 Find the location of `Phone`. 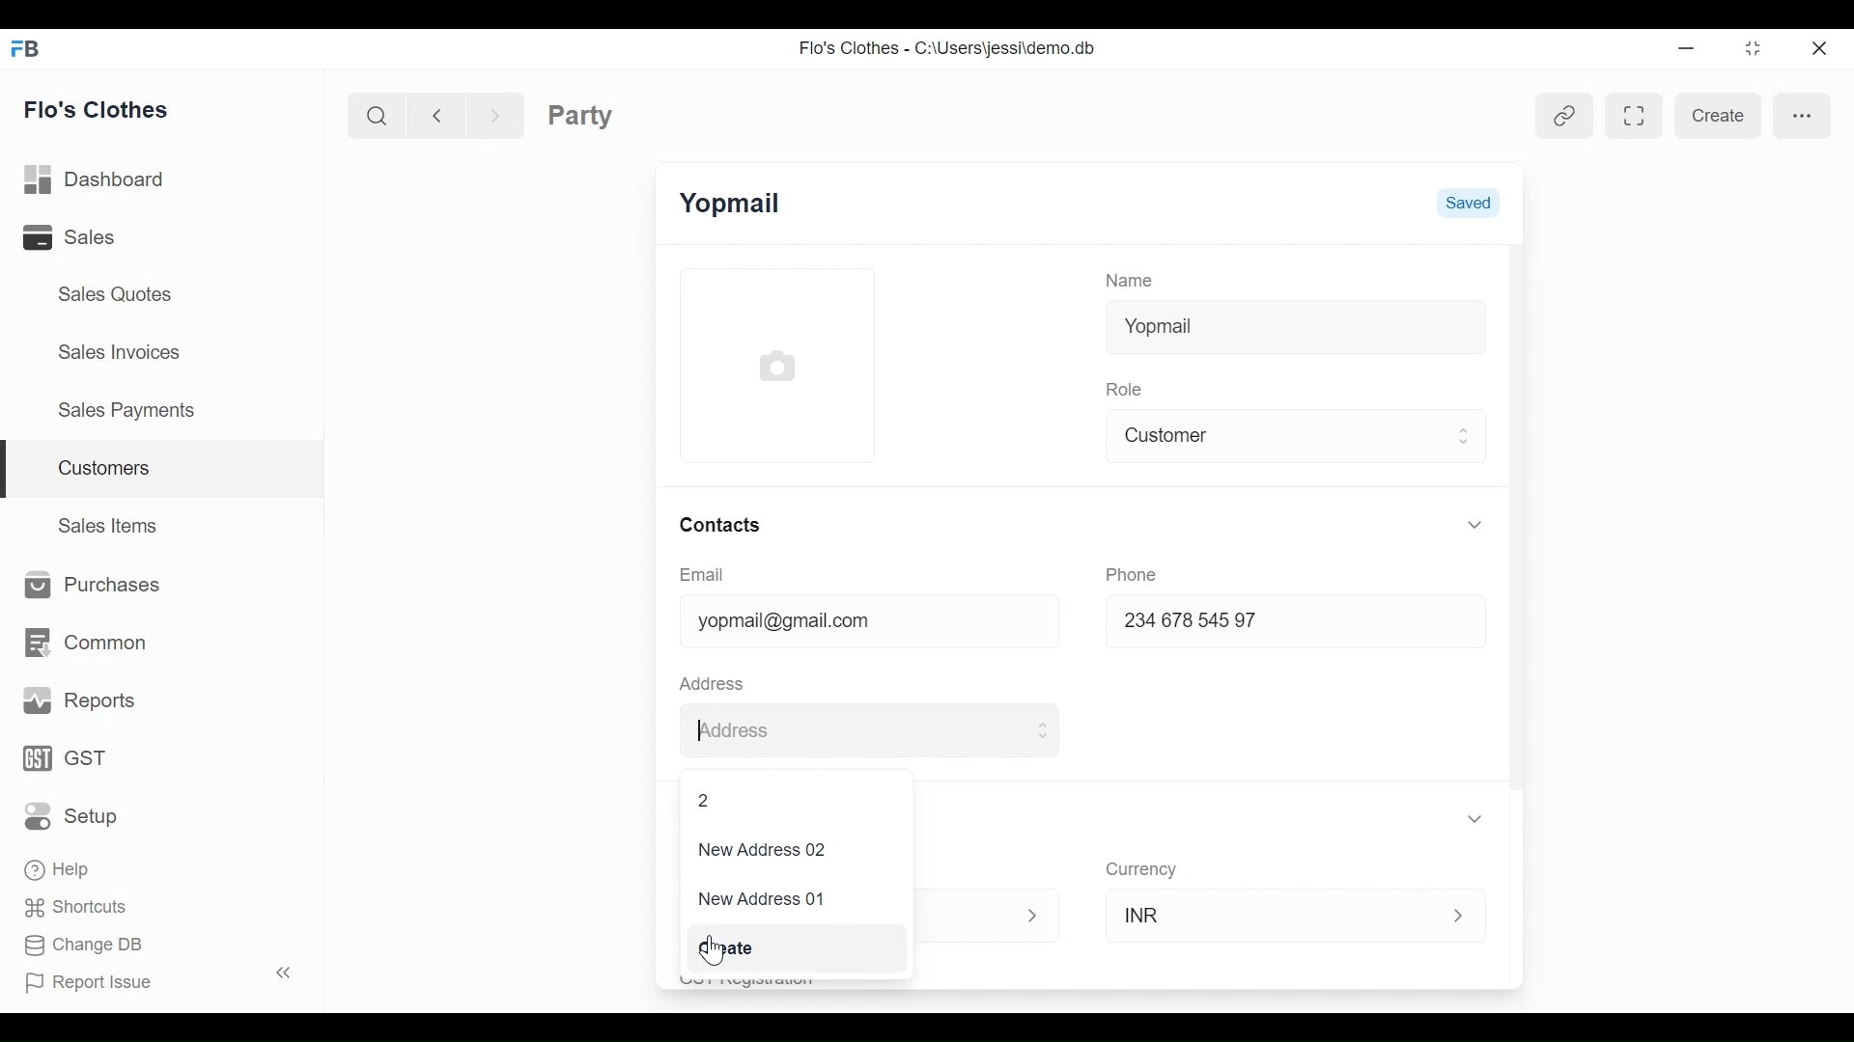

Phone is located at coordinates (1132, 572).